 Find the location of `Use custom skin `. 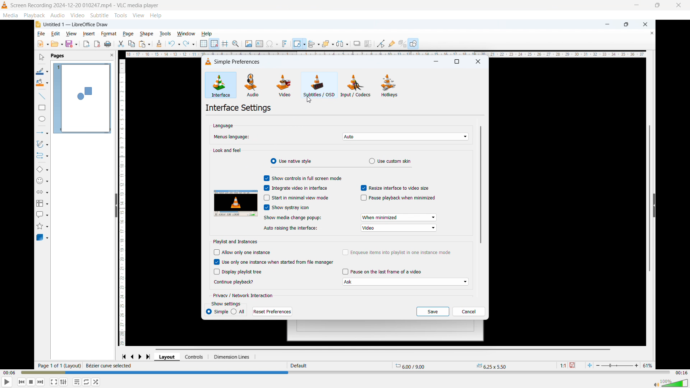

Use custom skin  is located at coordinates (391, 161).